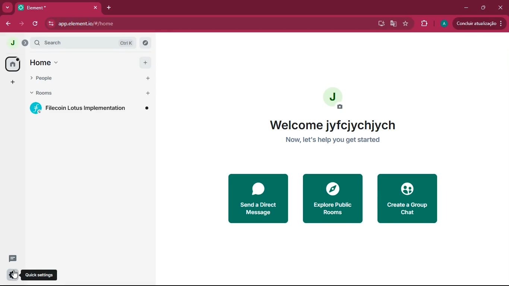 The image size is (509, 286). I want to click on send message, so click(257, 198).